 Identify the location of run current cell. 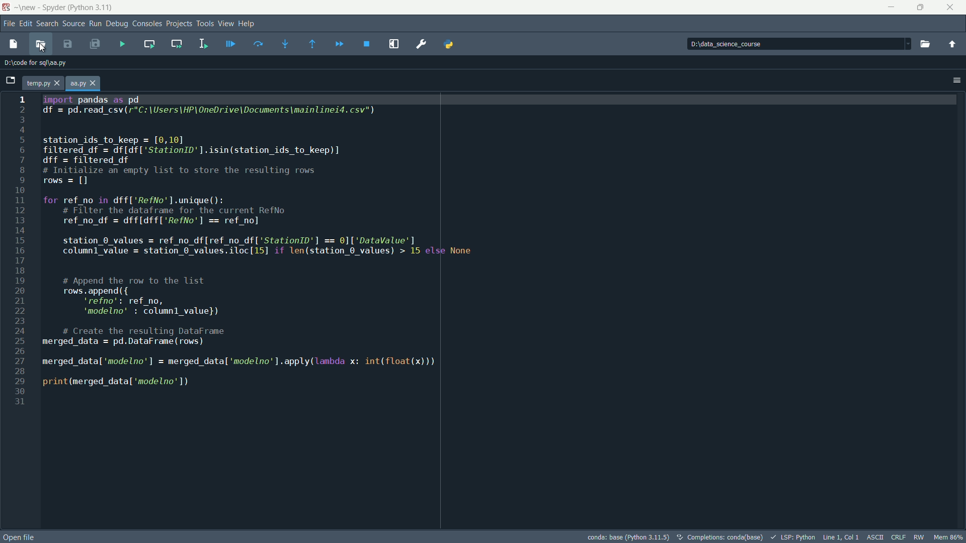
(150, 44).